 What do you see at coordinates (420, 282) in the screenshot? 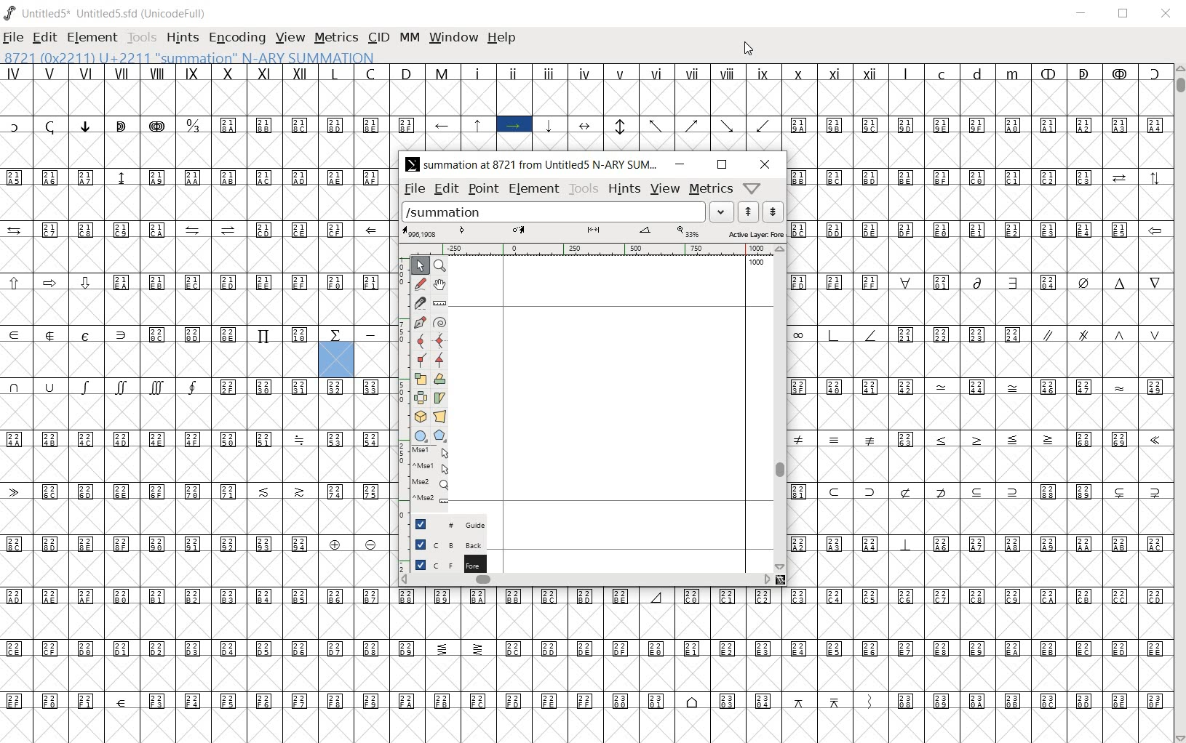
I see `draw a freehand curve` at bounding box center [420, 282].